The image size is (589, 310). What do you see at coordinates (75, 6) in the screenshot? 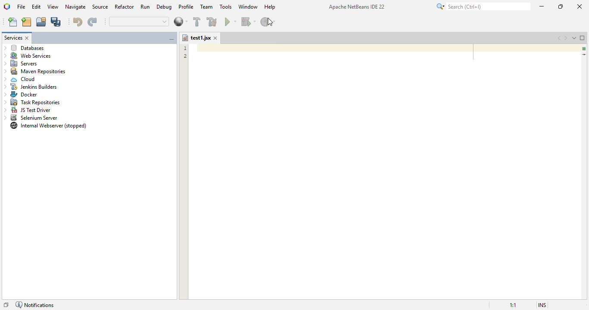
I see `navigate` at bounding box center [75, 6].